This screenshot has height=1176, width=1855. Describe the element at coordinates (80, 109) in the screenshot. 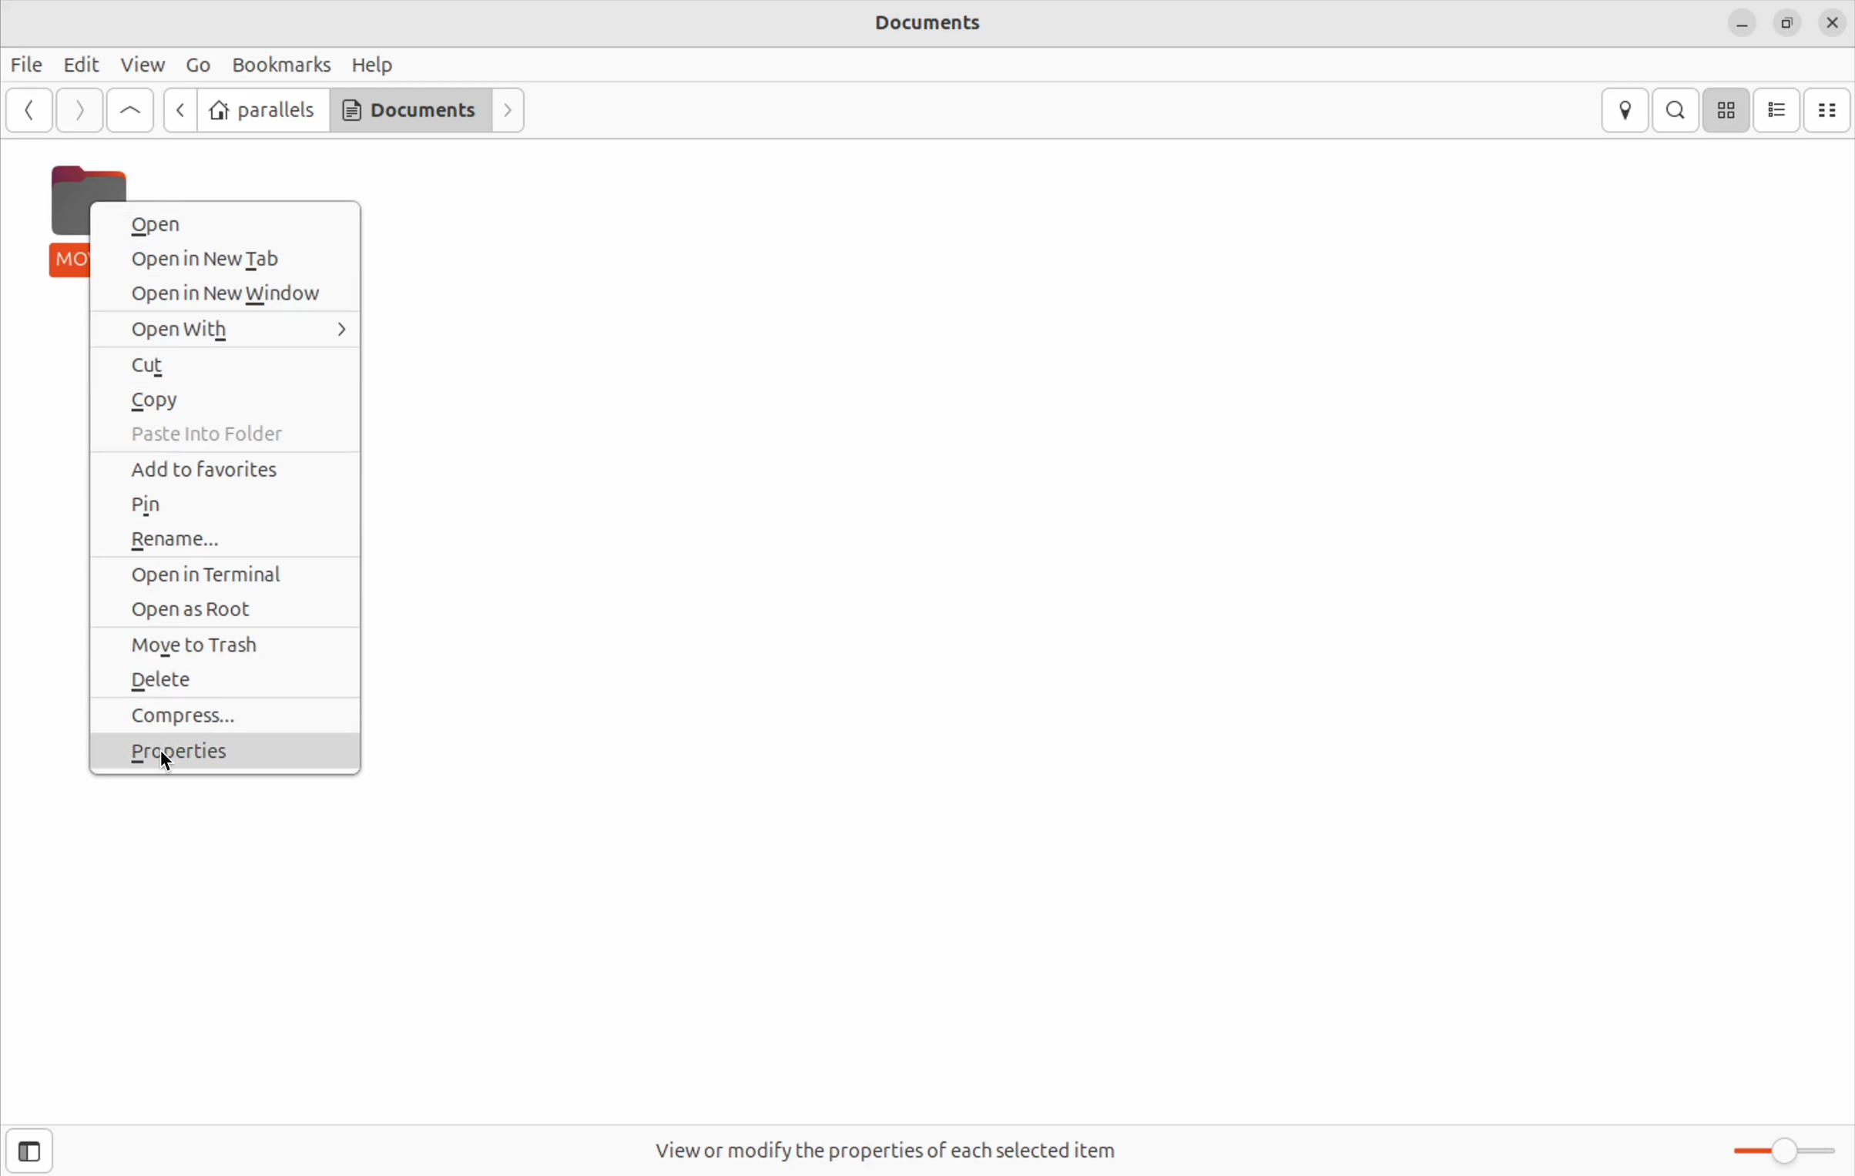

I see `next` at that location.